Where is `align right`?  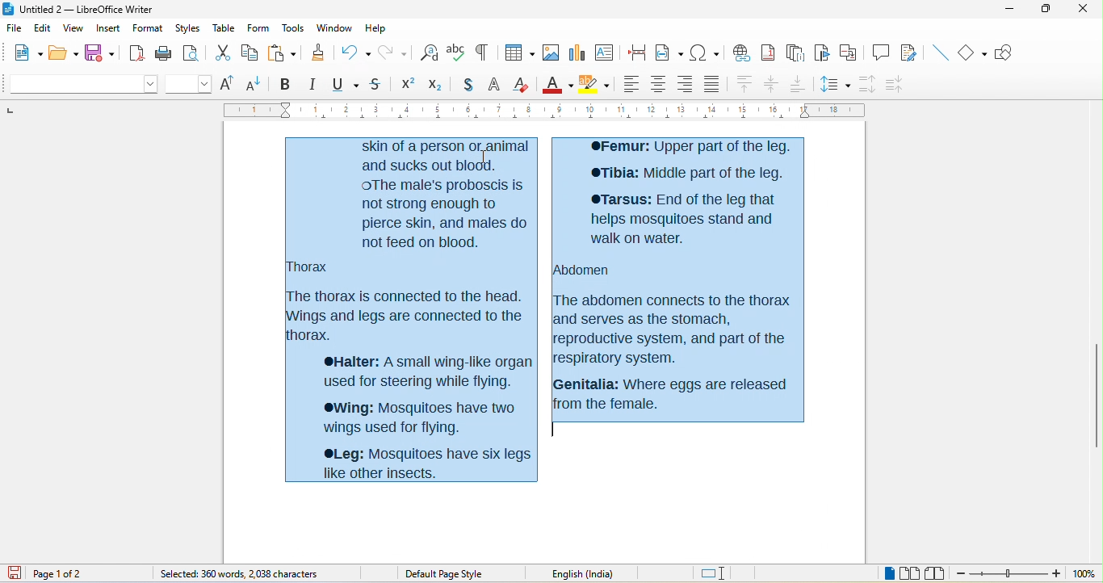 align right is located at coordinates (685, 84).